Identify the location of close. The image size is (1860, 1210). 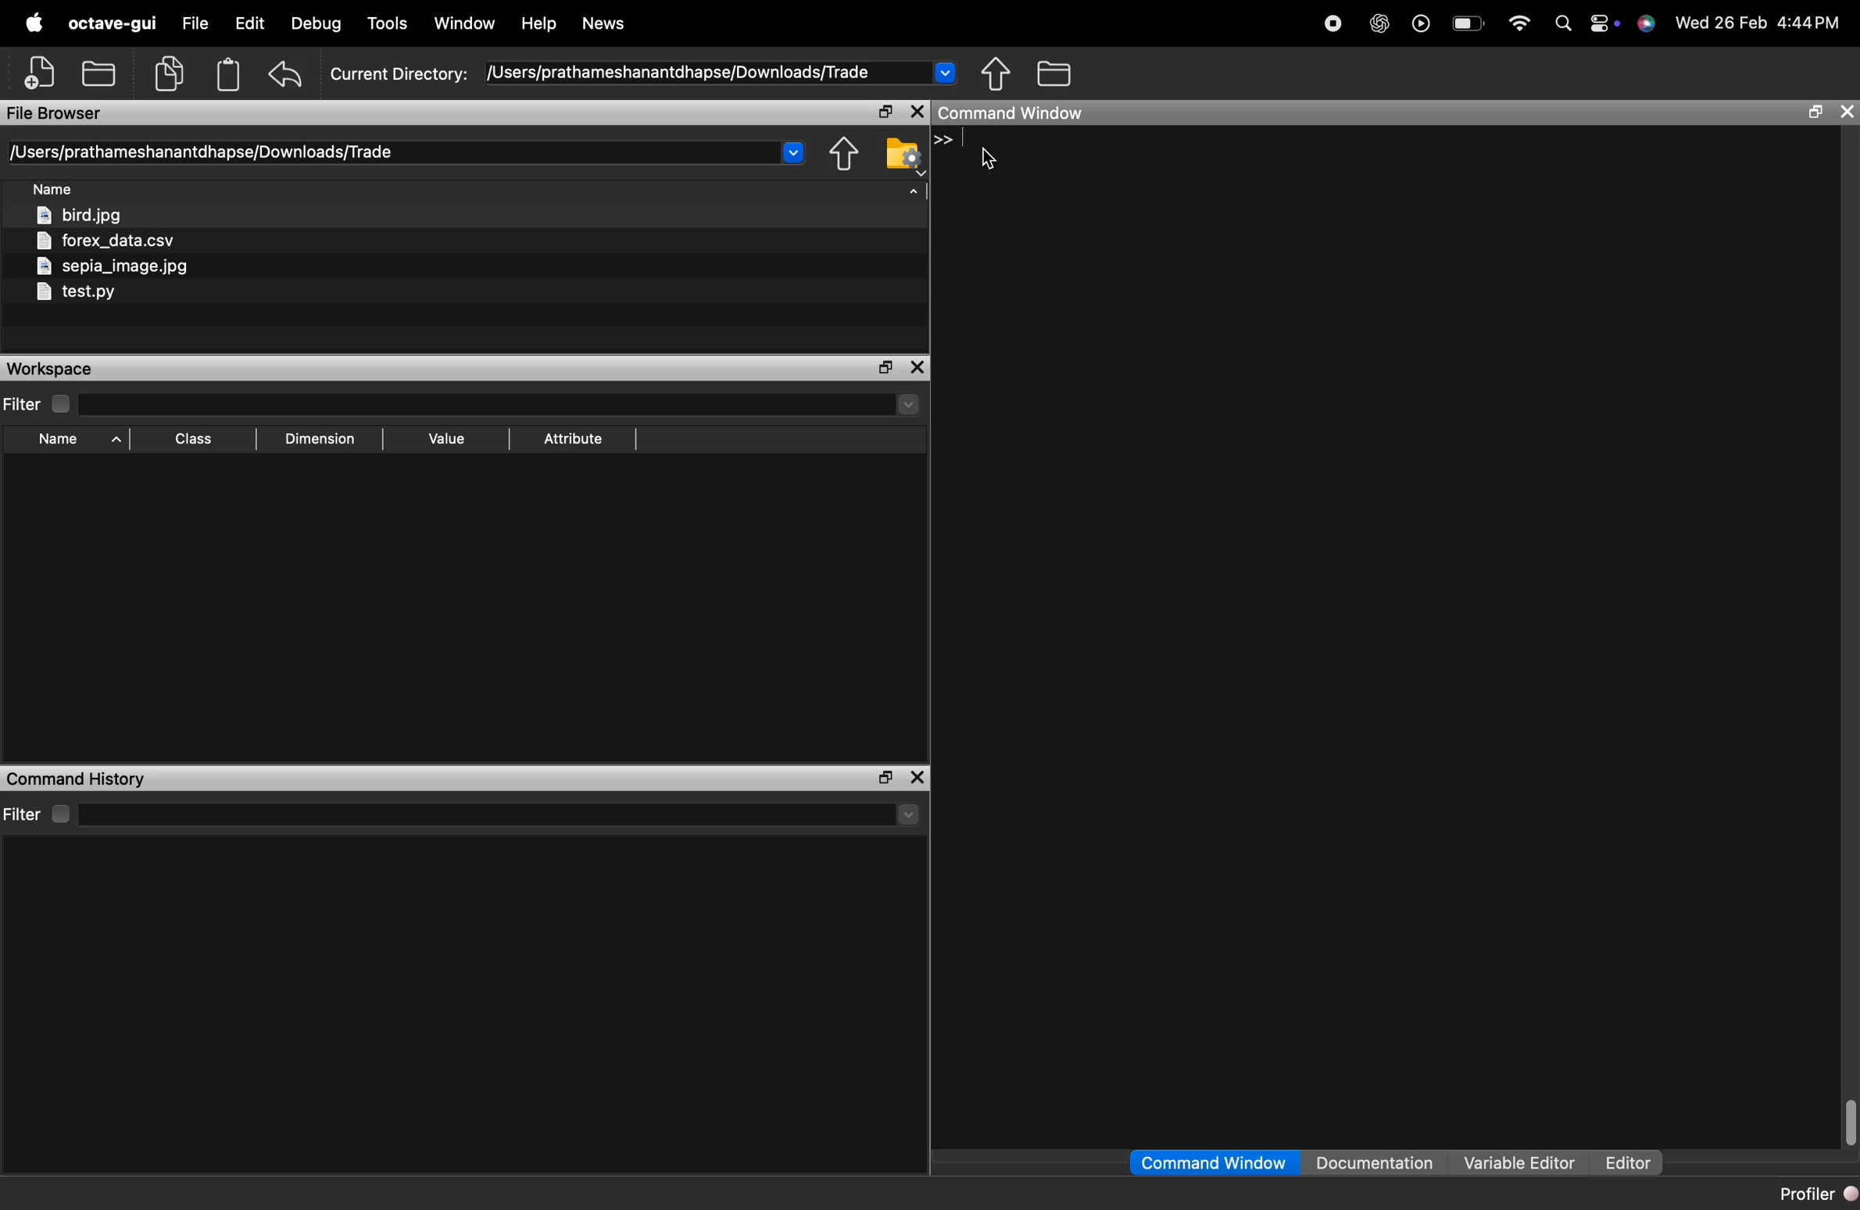
(917, 778).